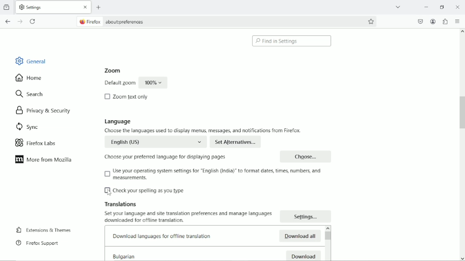 This screenshot has height=261, width=465. Describe the element at coordinates (7, 6) in the screenshot. I see `view recent browsing` at that location.